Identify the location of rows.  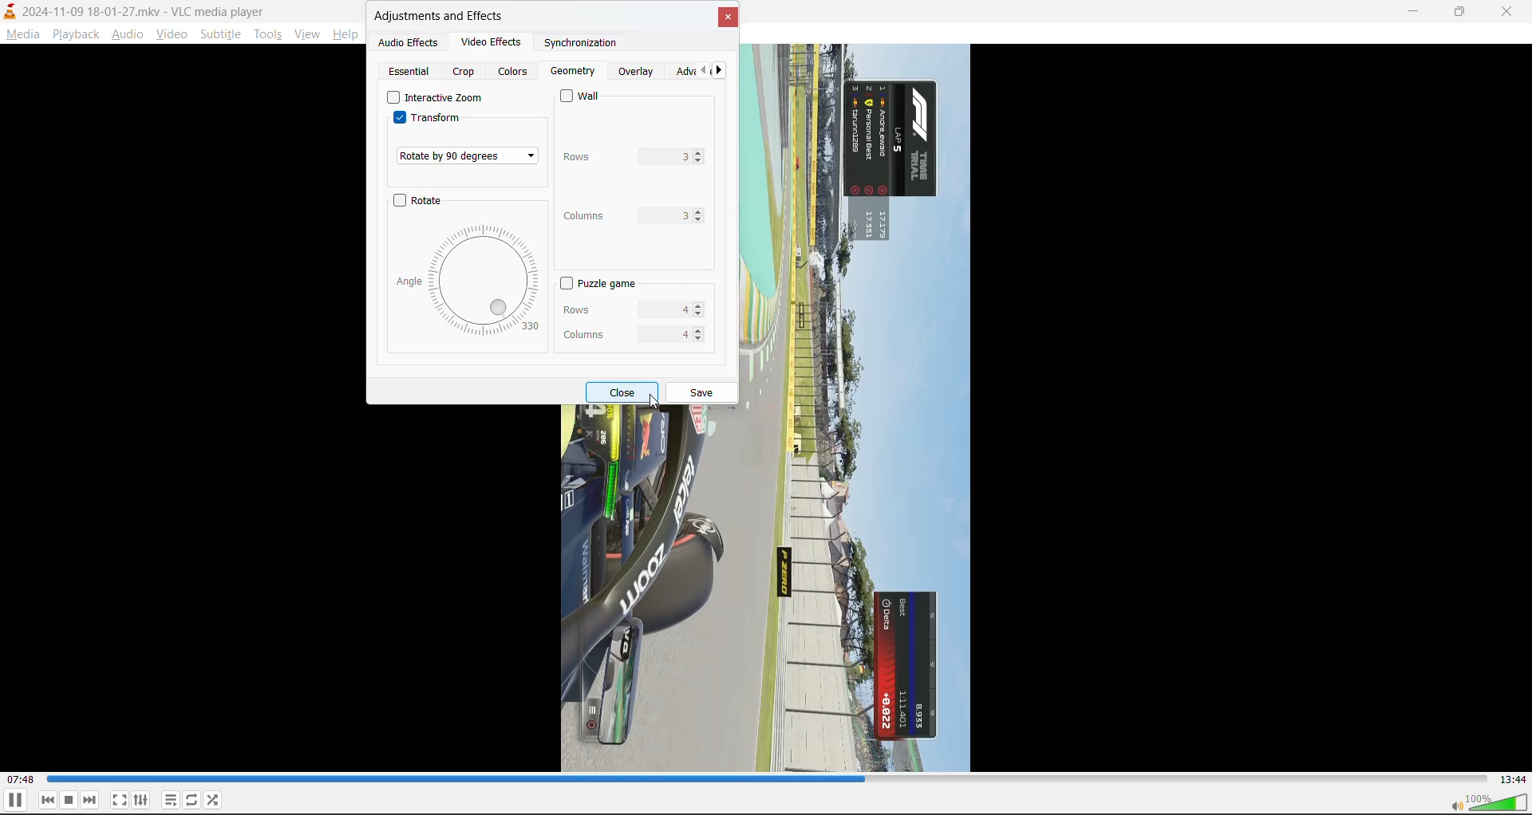
(623, 158).